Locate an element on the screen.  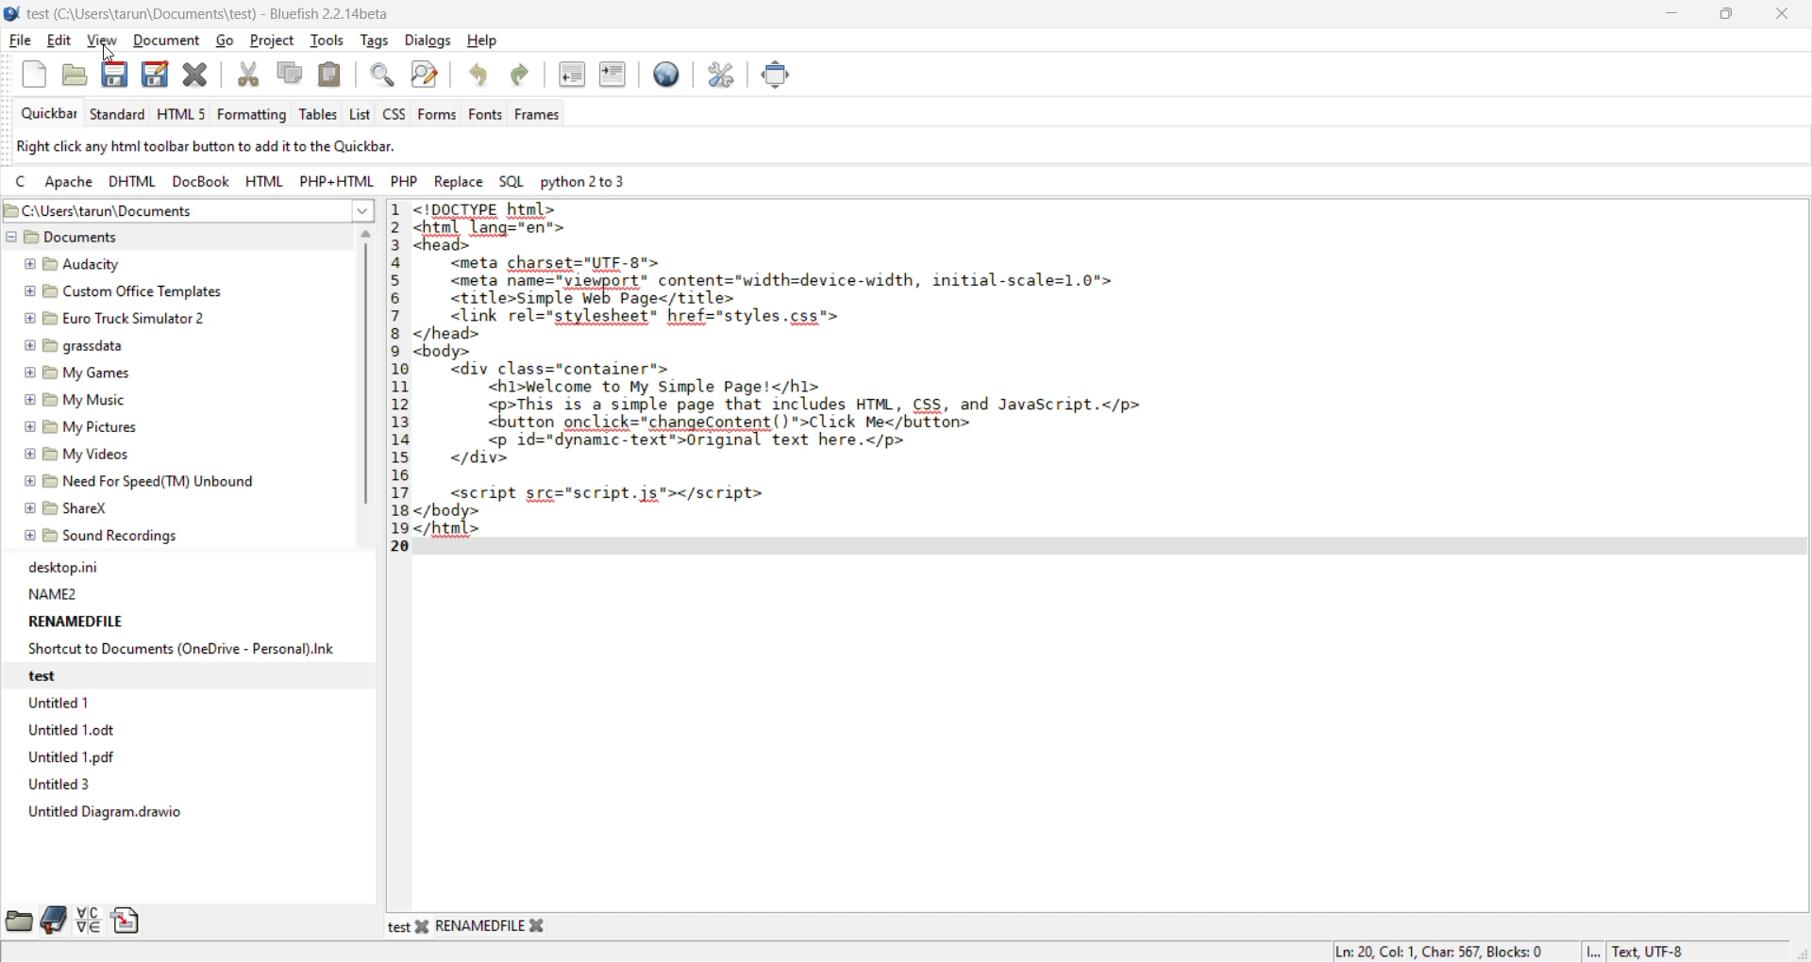
close is located at coordinates (1778, 14).